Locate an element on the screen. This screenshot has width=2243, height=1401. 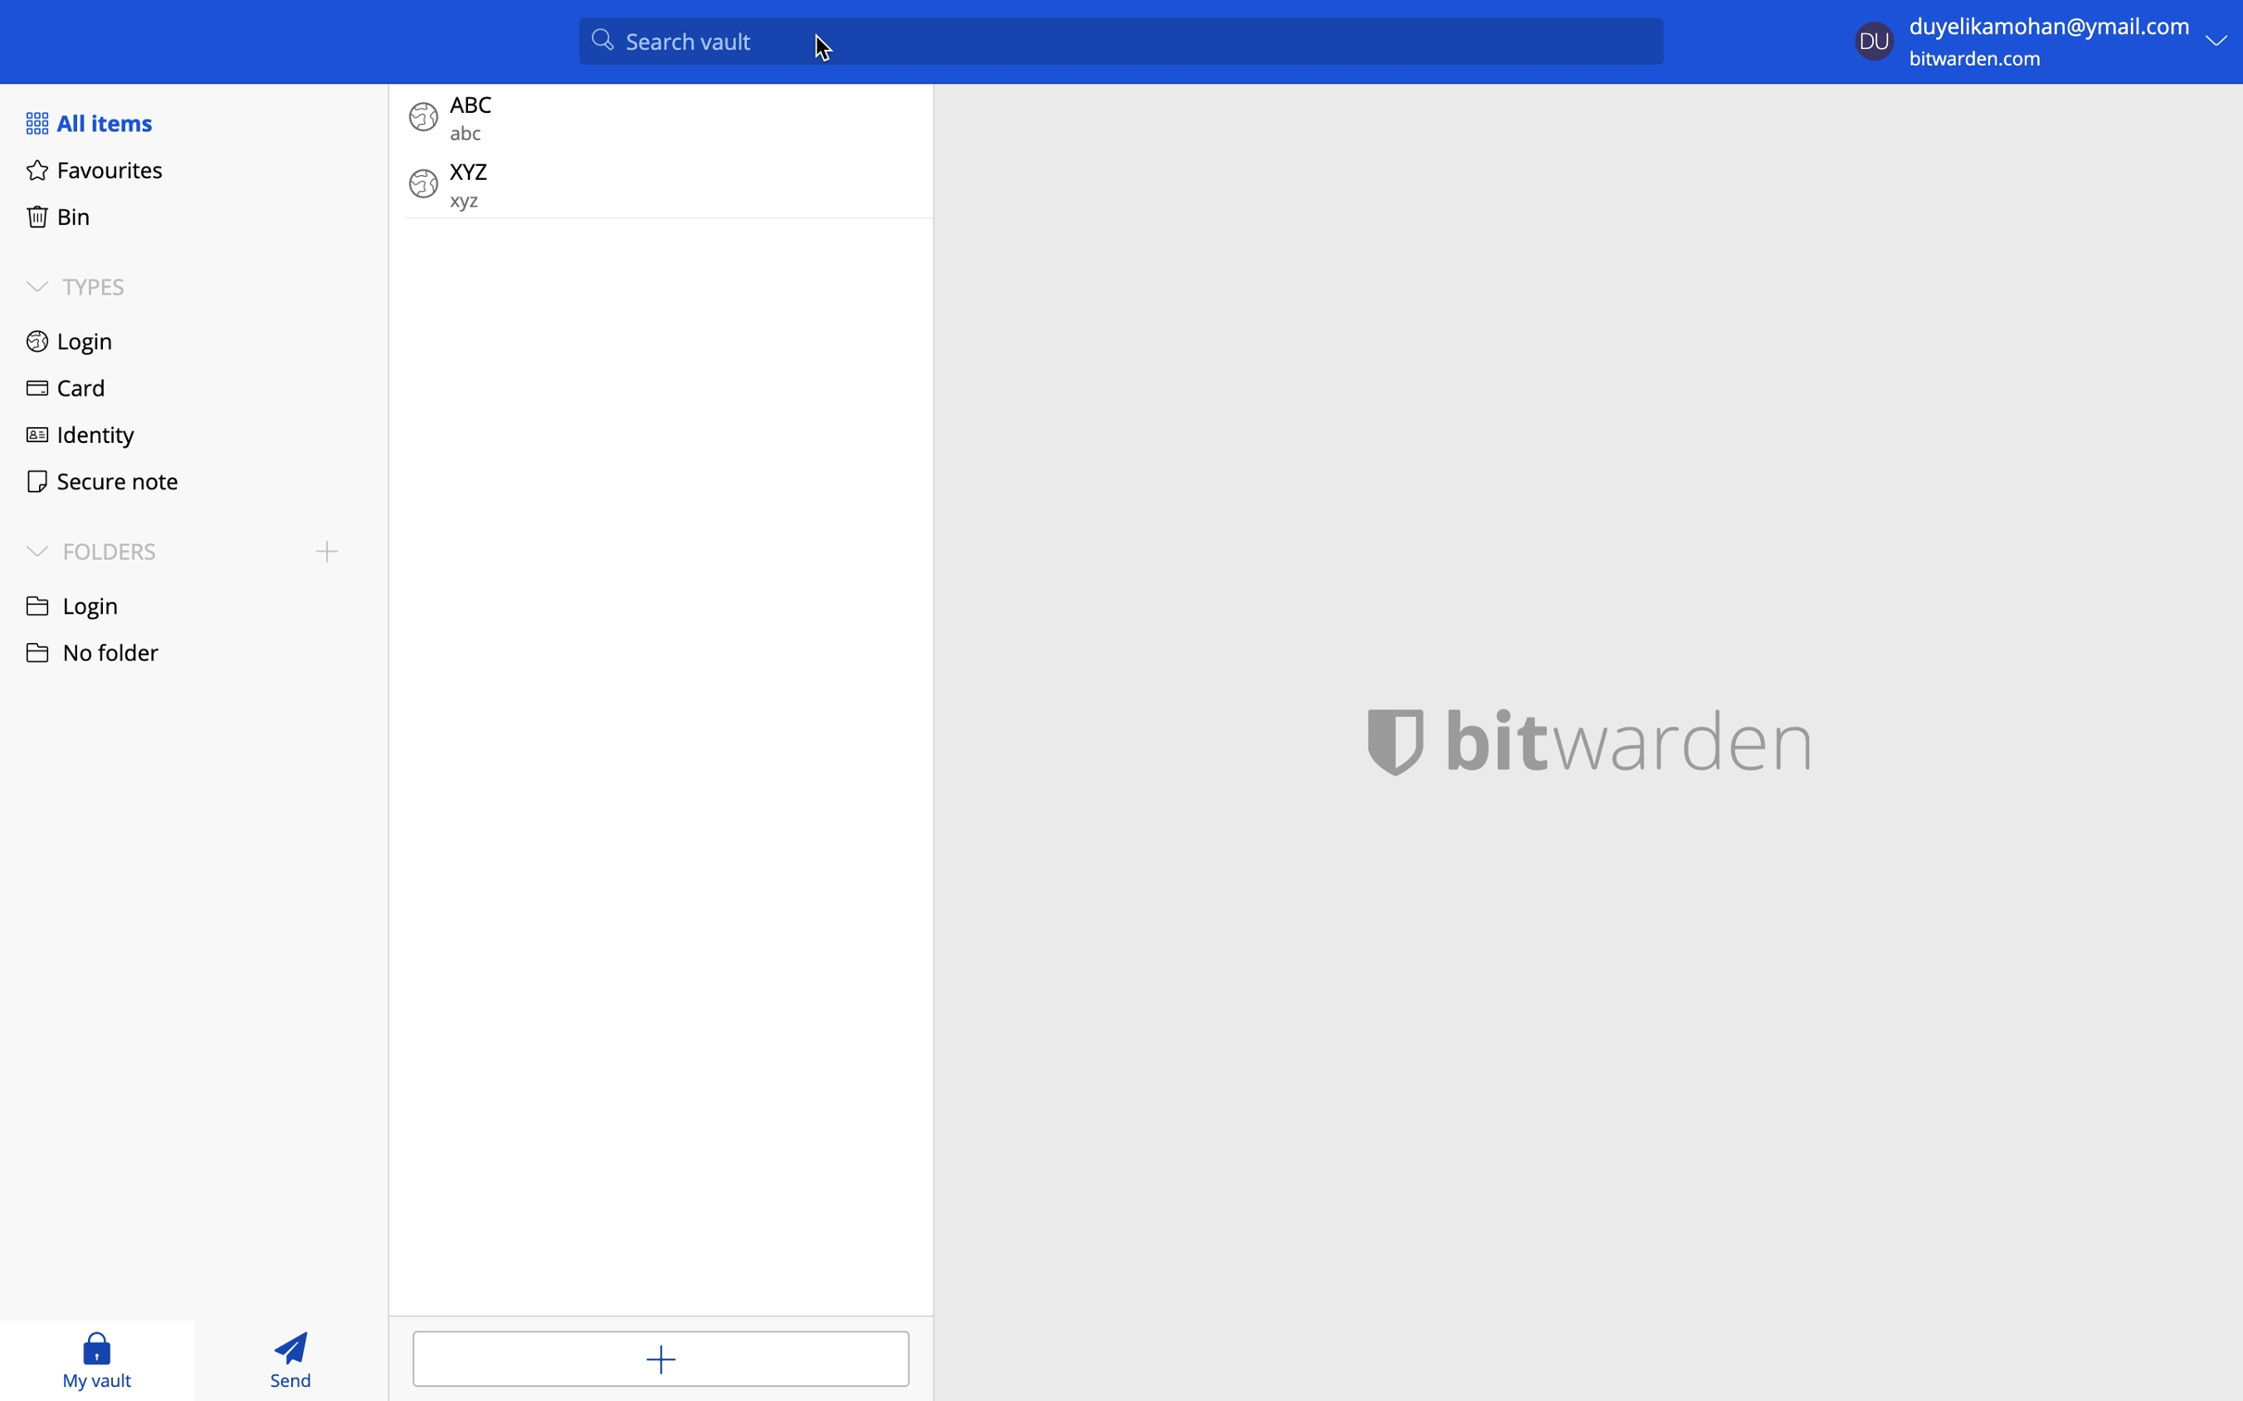
my vault is located at coordinates (95, 1364).